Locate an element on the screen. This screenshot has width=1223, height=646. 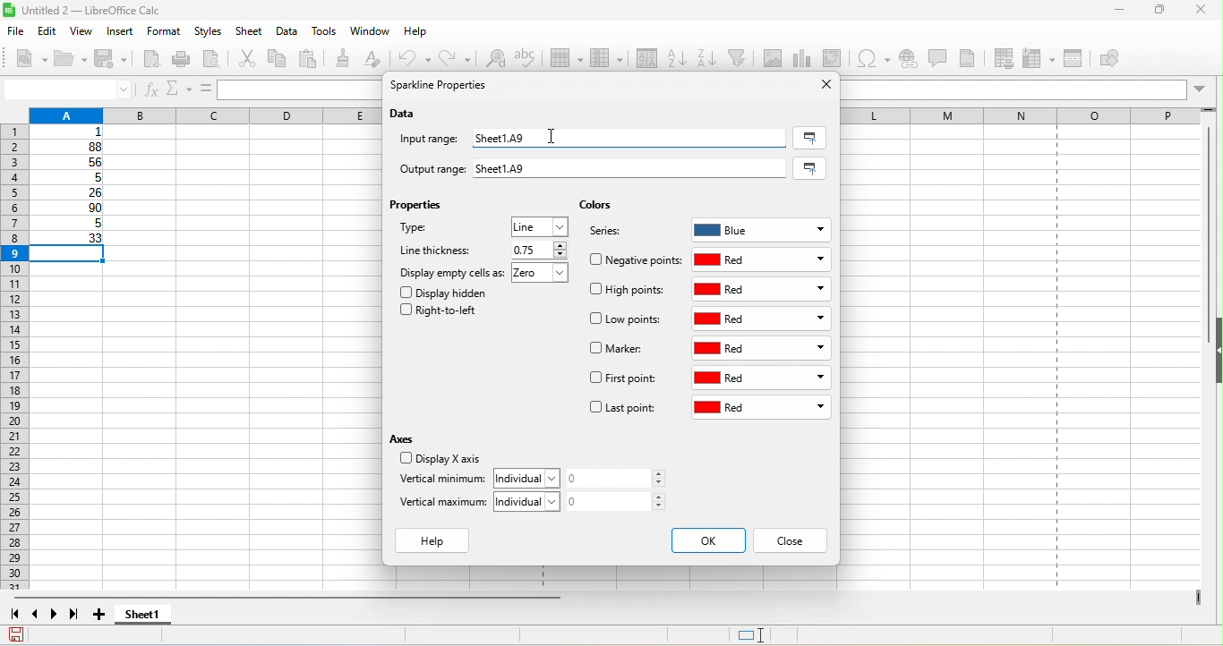
line thickness is located at coordinates (438, 250).